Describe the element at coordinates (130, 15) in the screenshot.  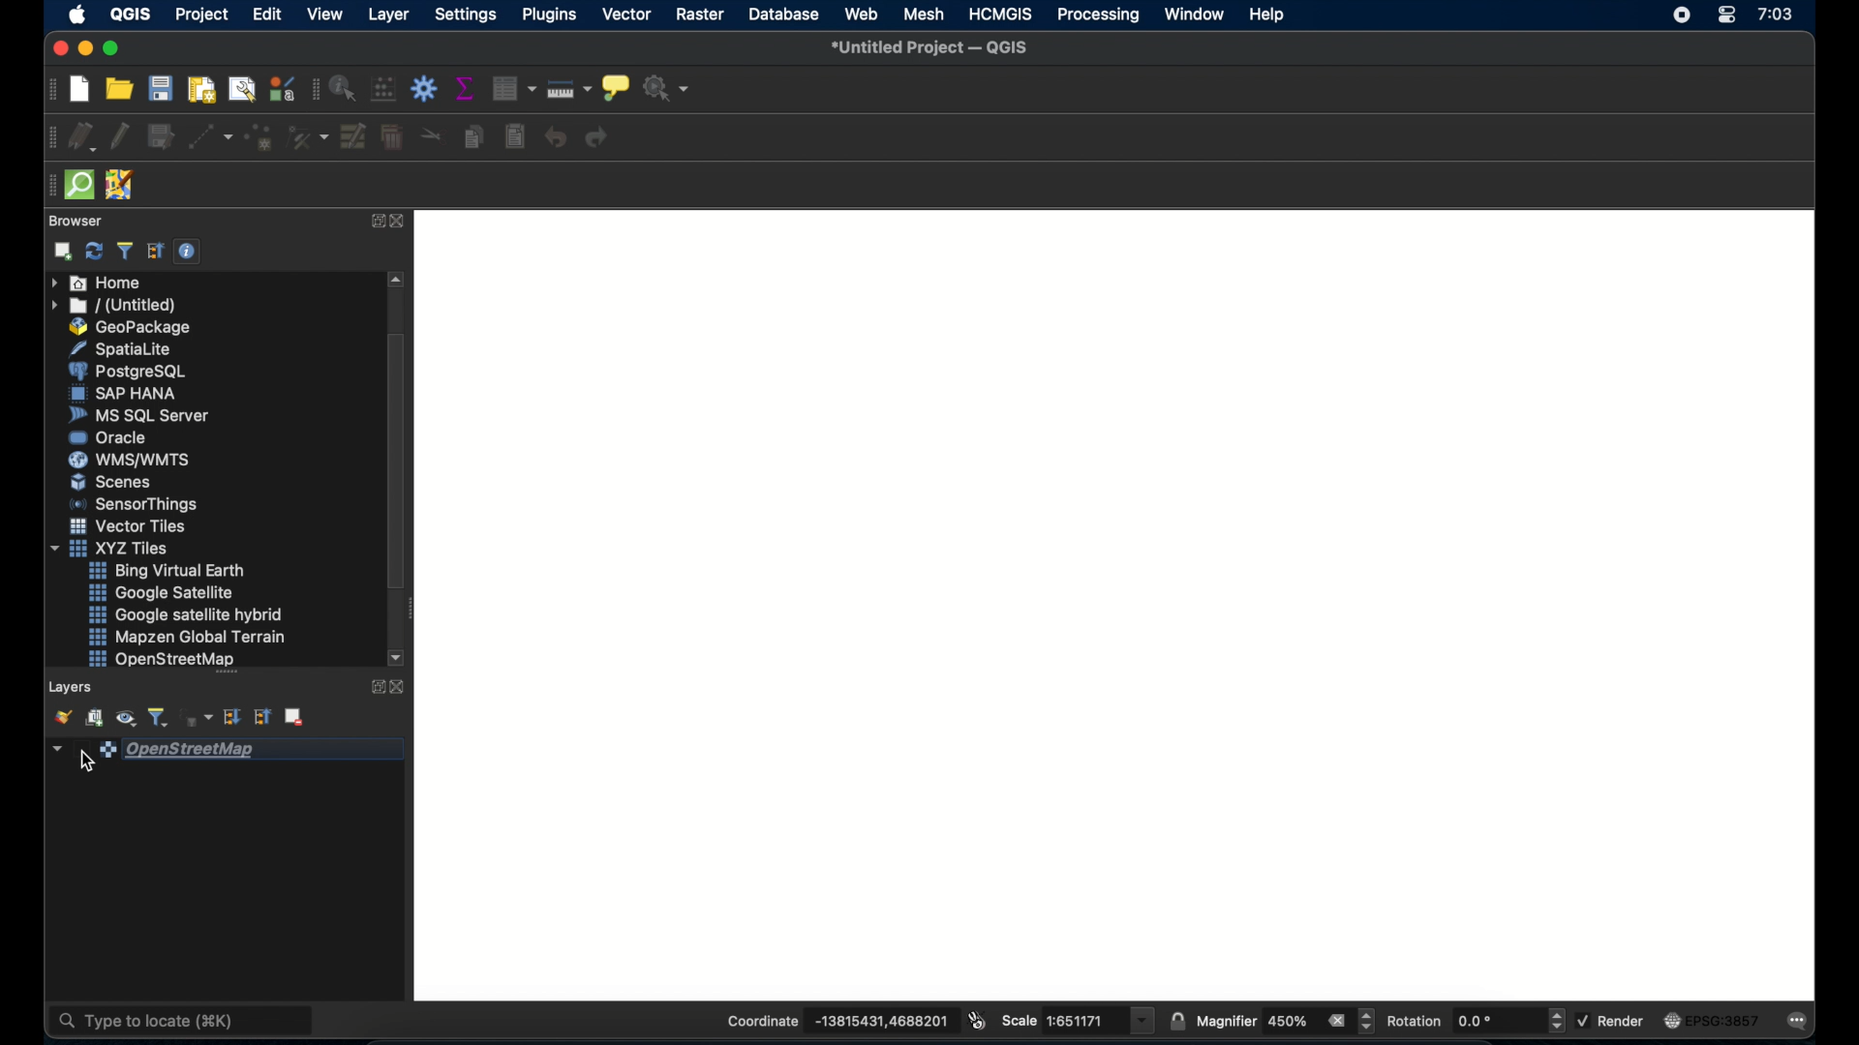
I see `QGIS` at that location.